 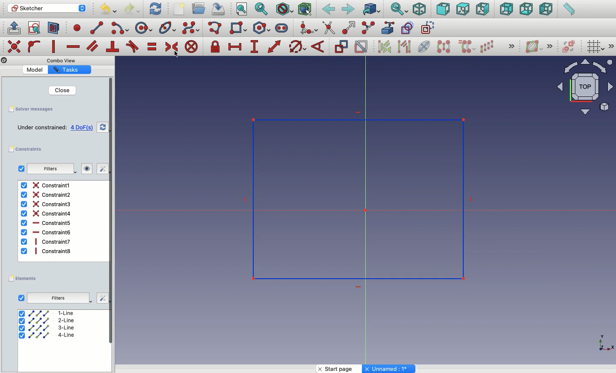 What do you see at coordinates (261, 9) in the screenshot?
I see `Fit selection` at bounding box center [261, 9].